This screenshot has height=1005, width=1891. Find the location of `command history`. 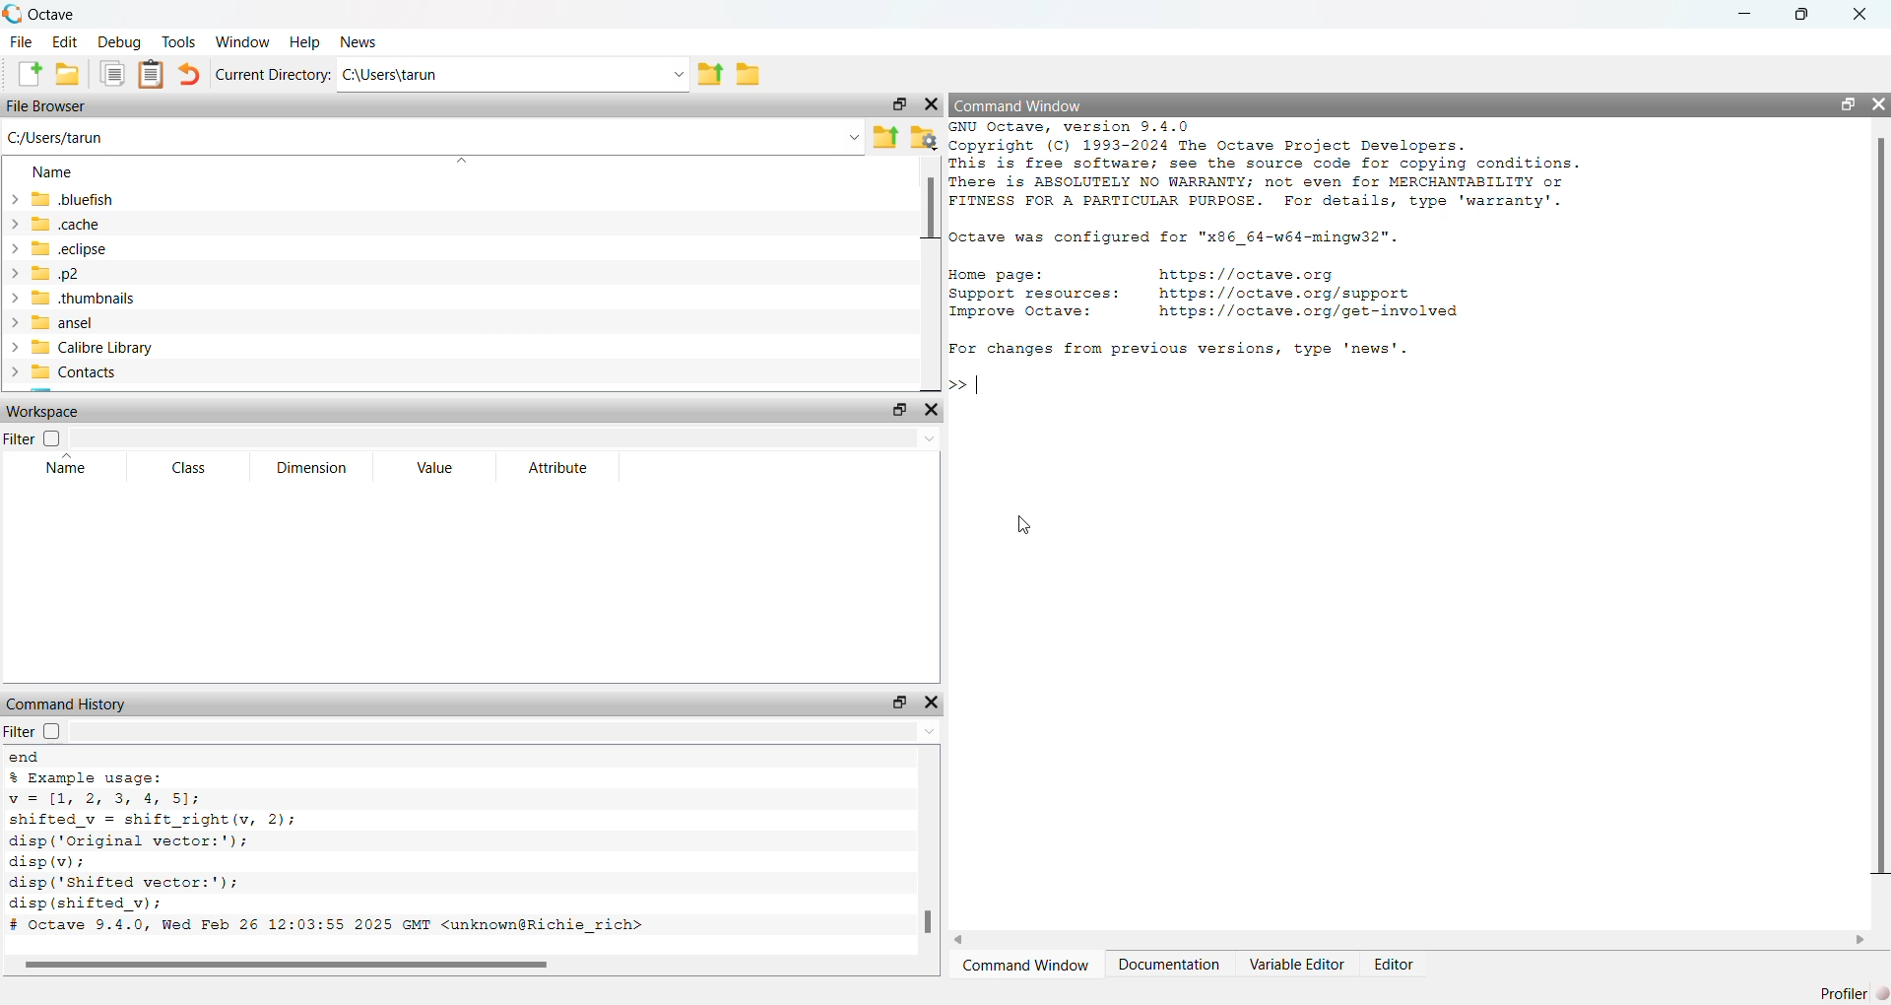

command history is located at coordinates (65, 703).